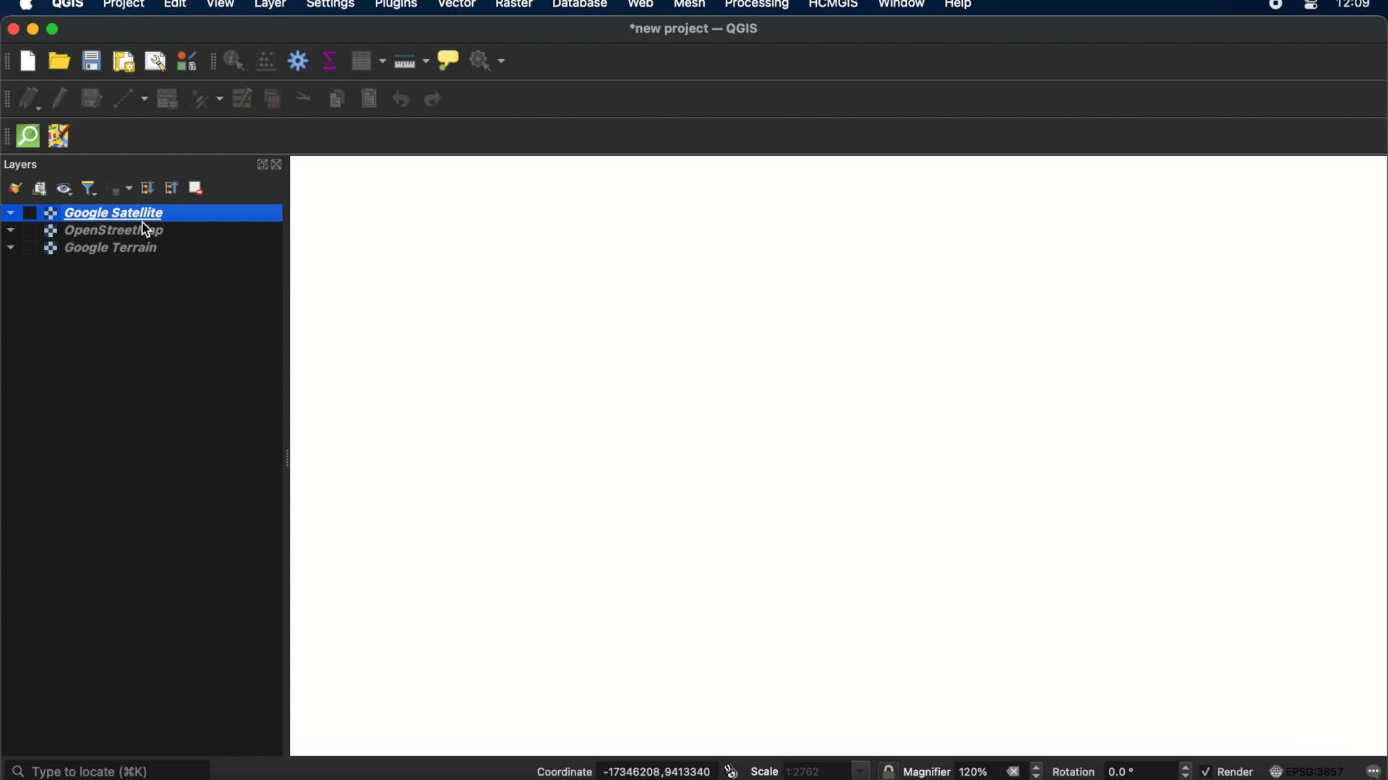 The width and height of the screenshot is (1388, 780). What do you see at coordinates (336, 98) in the screenshot?
I see `copy features` at bounding box center [336, 98].